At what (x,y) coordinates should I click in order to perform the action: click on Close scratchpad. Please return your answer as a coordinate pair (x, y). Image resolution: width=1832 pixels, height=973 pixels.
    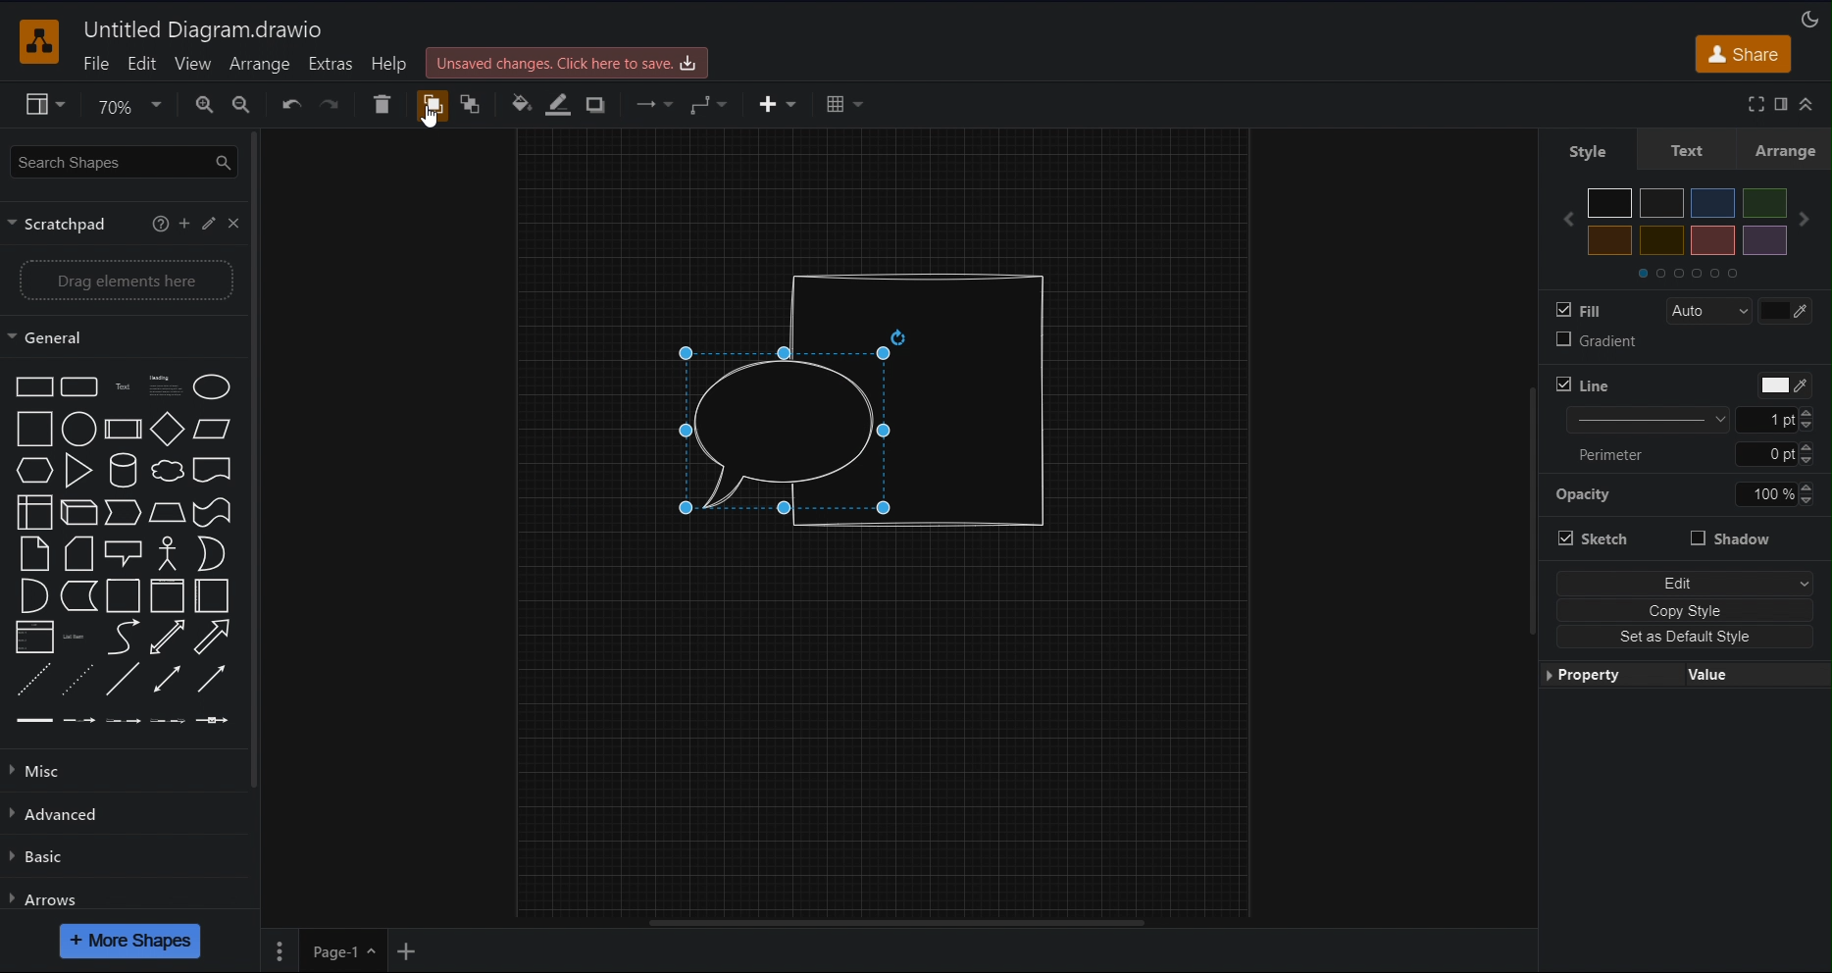
    Looking at the image, I should click on (232, 223).